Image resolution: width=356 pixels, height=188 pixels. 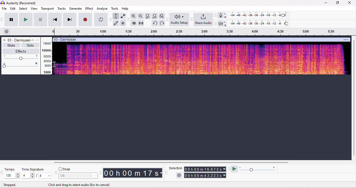 What do you see at coordinates (21, 58) in the screenshot?
I see `volume` at bounding box center [21, 58].